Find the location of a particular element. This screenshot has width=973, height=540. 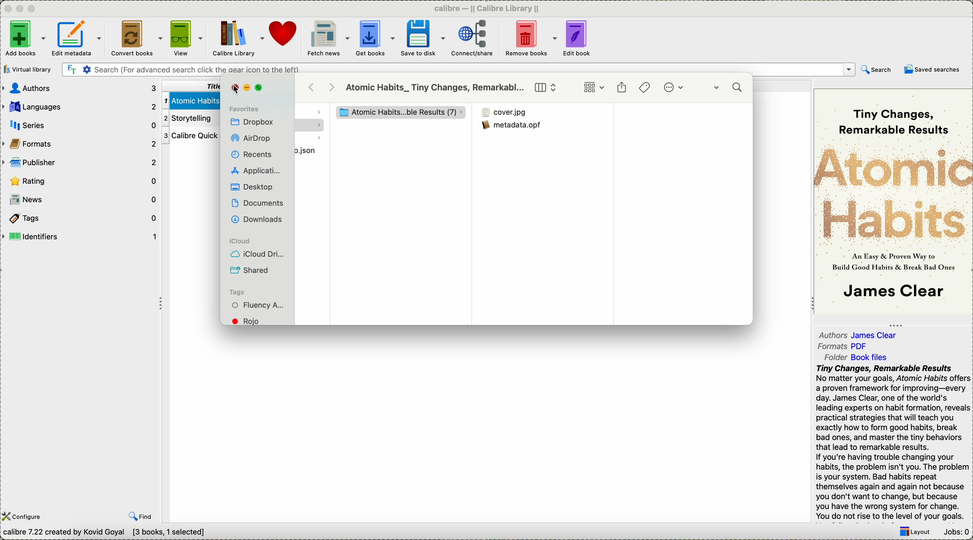

Jobs: 0 is located at coordinates (955, 533).